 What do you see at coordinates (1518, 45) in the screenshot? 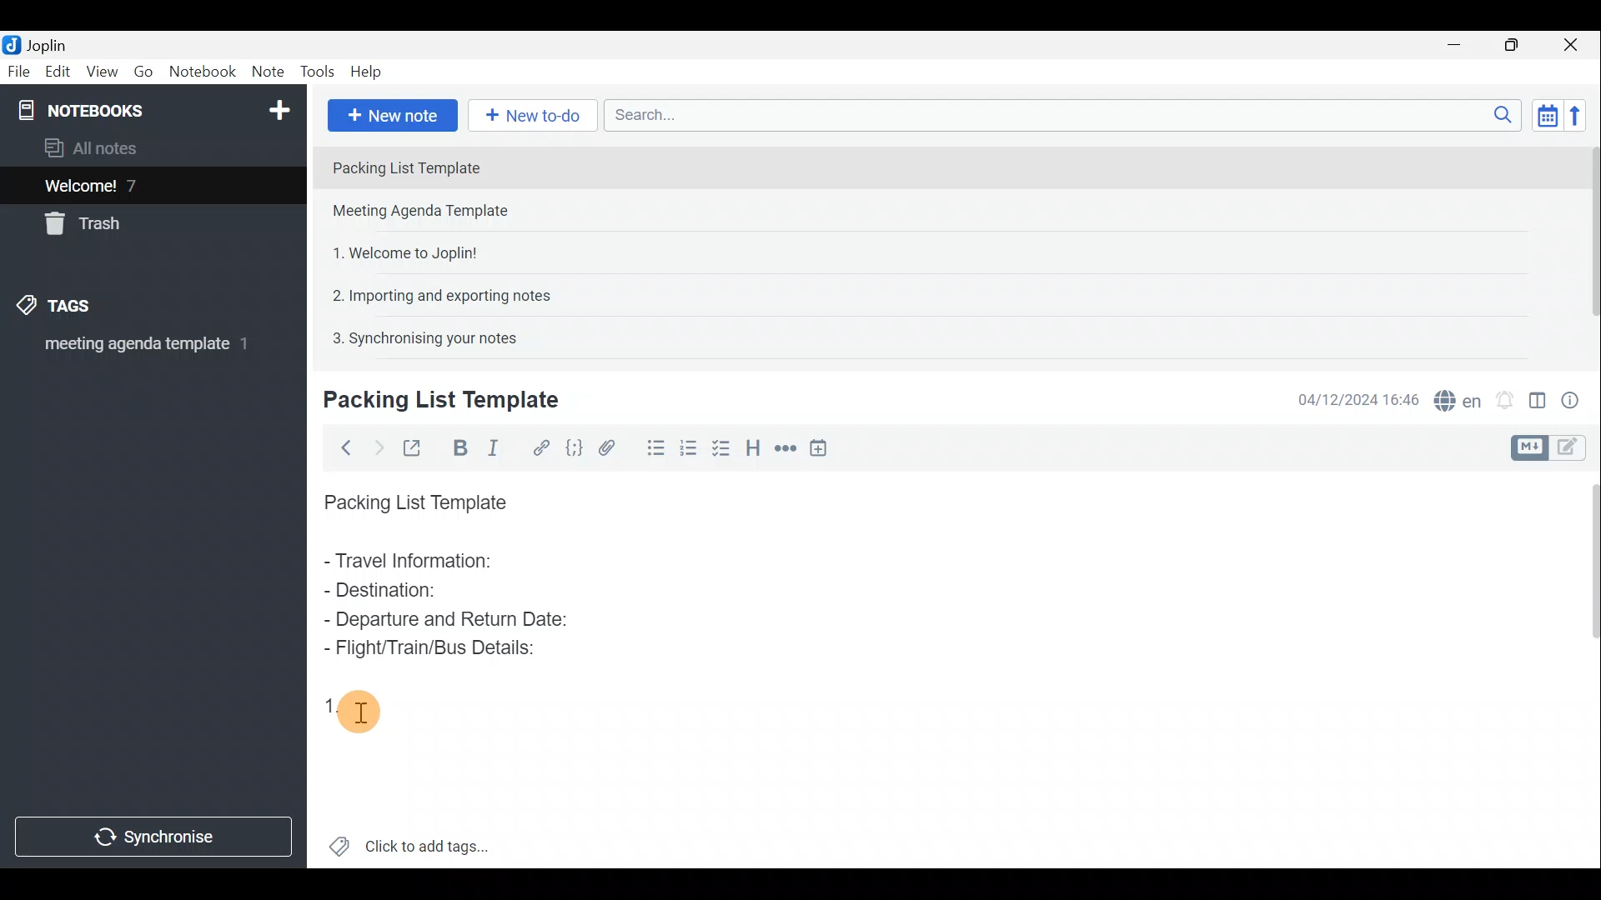
I see `Maximise` at bounding box center [1518, 45].